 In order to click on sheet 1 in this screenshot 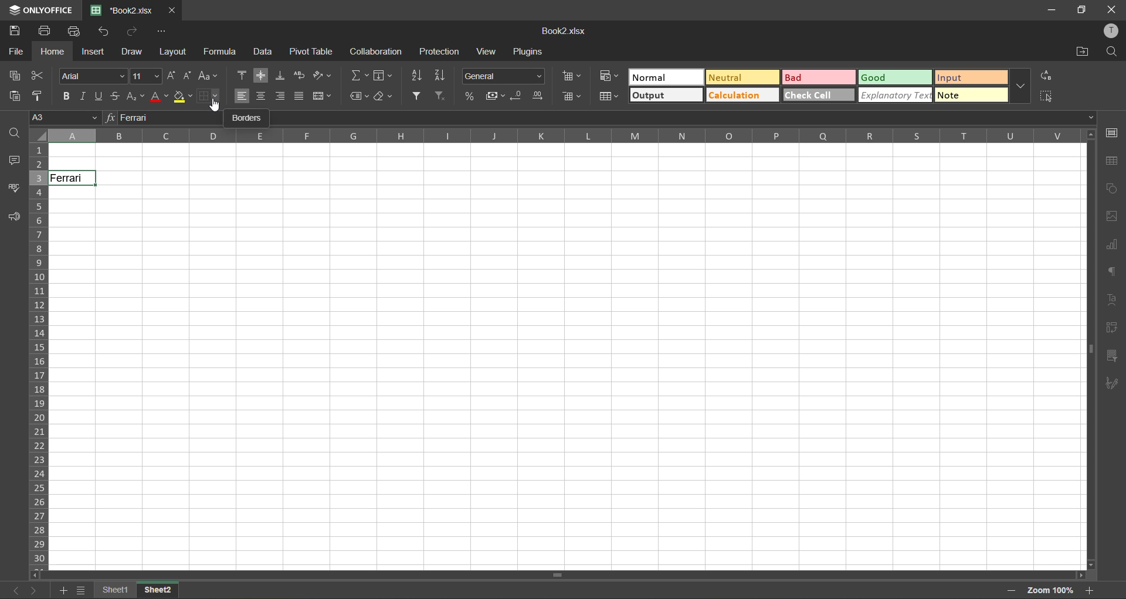, I will do `click(117, 590)`.